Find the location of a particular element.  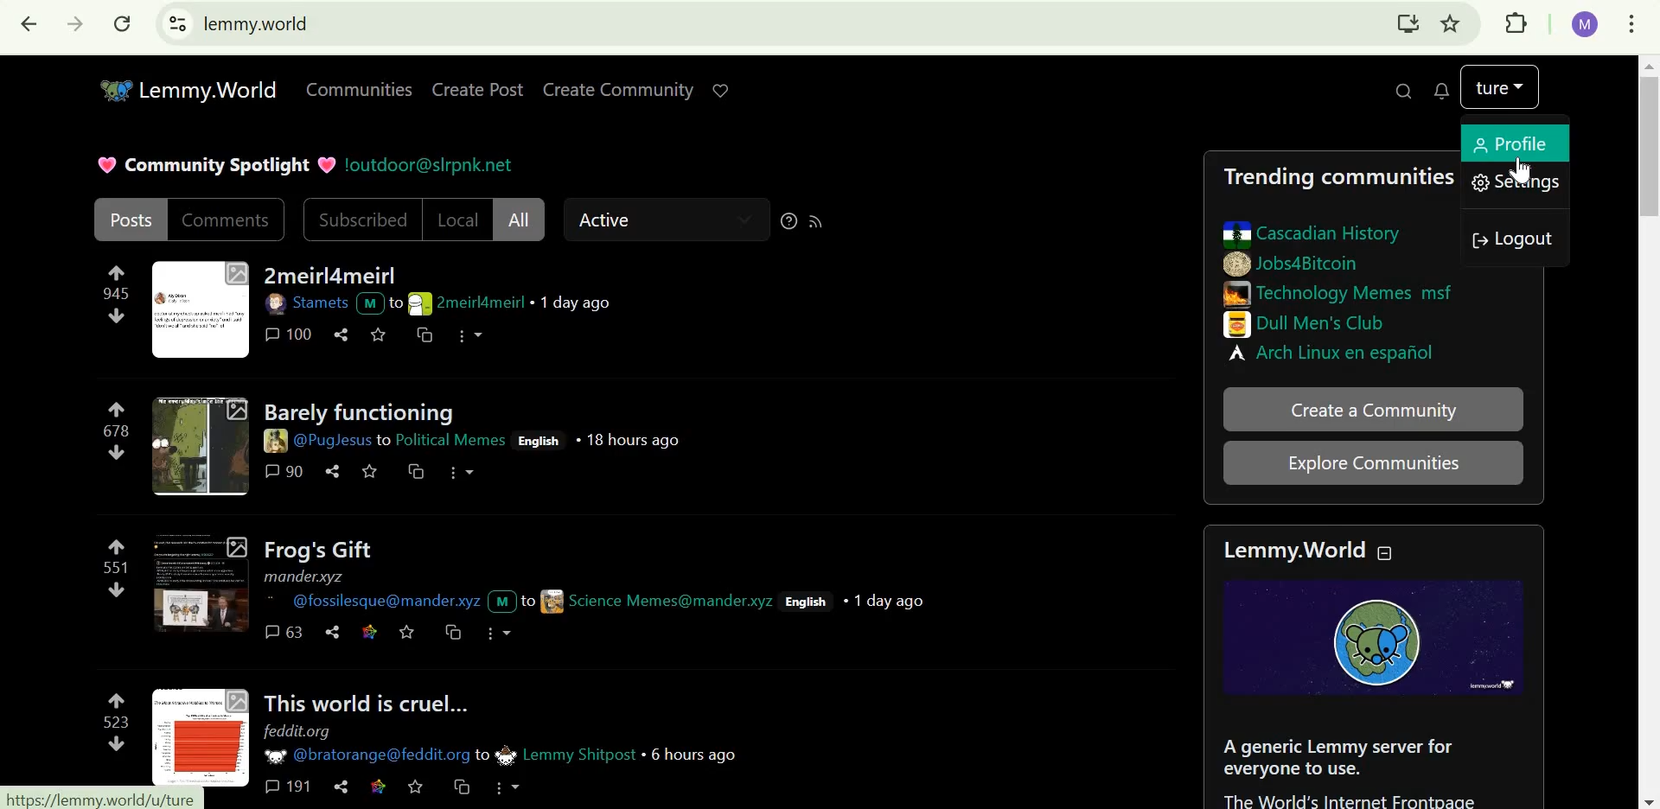

explore communities is located at coordinates (1373, 463).